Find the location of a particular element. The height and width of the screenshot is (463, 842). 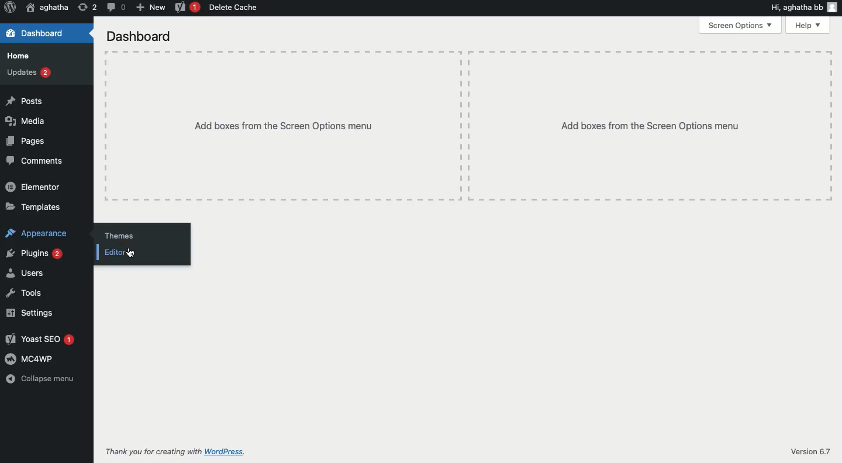

Hi user is located at coordinates (805, 6).